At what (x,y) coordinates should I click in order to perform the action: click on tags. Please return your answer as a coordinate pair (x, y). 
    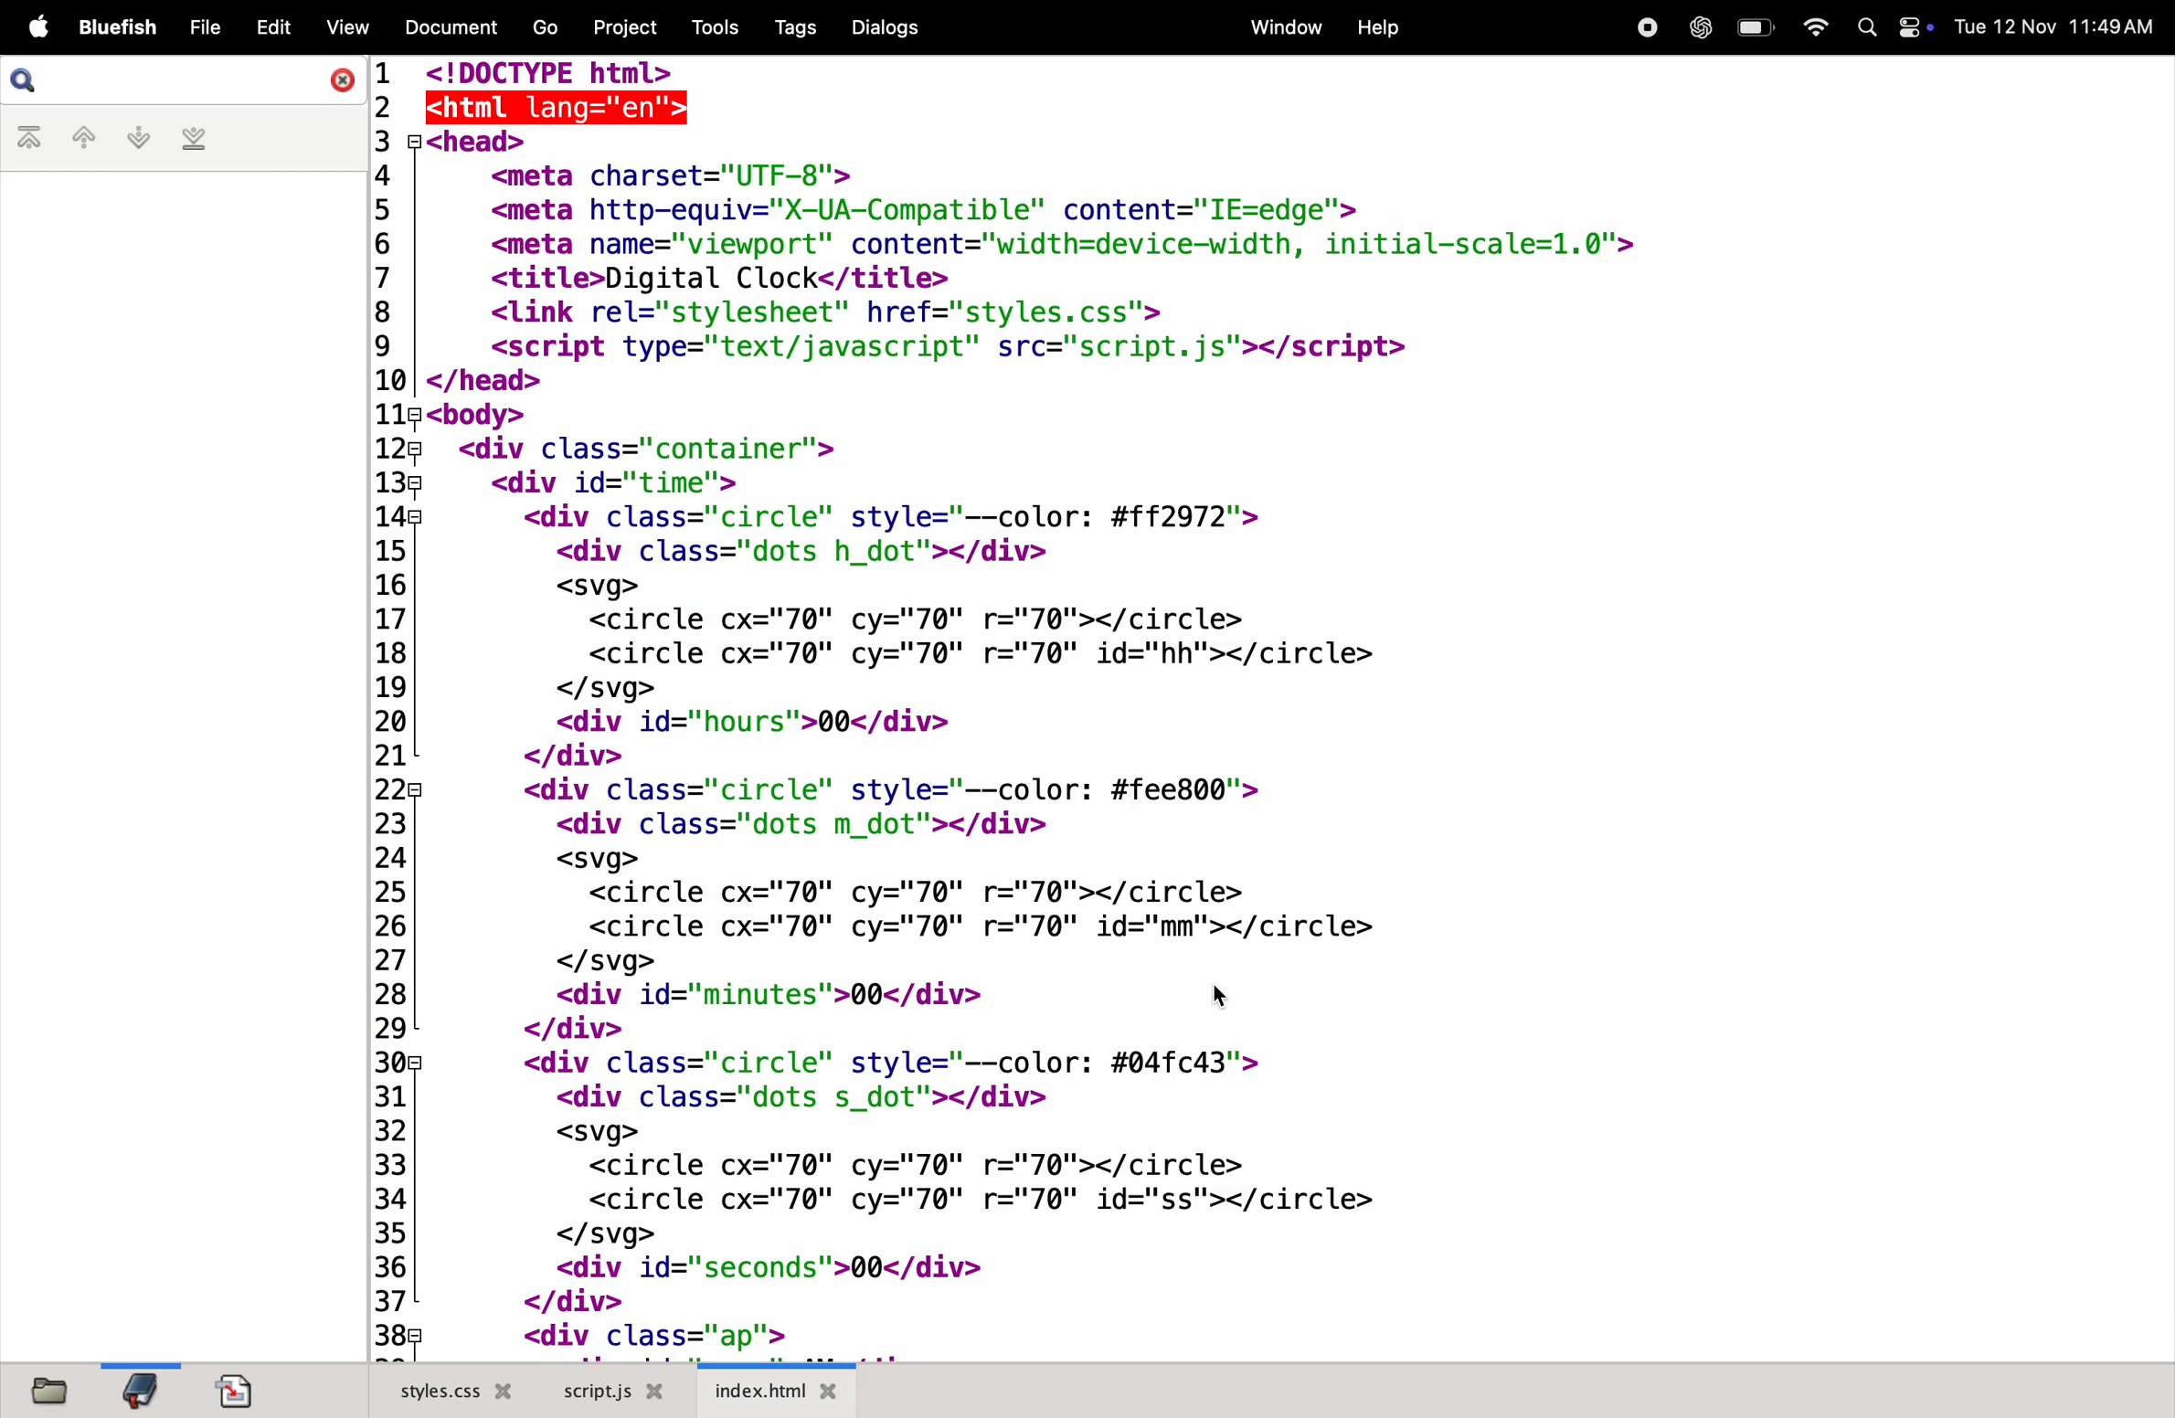
    Looking at the image, I should click on (800, 26).